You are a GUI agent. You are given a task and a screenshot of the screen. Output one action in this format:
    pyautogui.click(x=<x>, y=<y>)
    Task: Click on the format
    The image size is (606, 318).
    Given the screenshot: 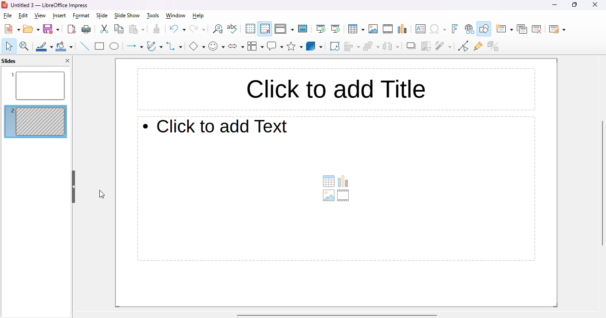 What is the action you would take?
    pyautogui.click(x=81, y=16)
    